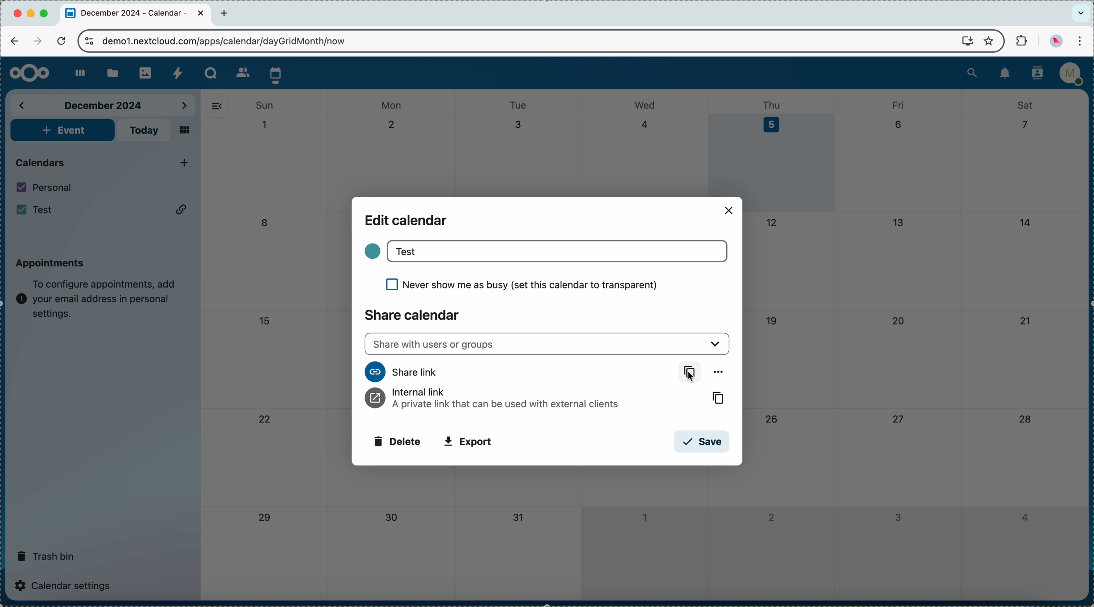  What do you see at coordinates (730, 210) in the screenshot?
I see `close popup` at bounding box center [730, 210].